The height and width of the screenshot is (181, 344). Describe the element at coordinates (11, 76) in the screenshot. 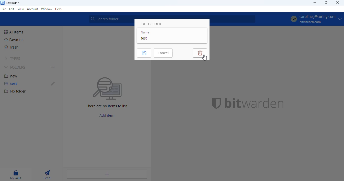

I see `new` at that location.